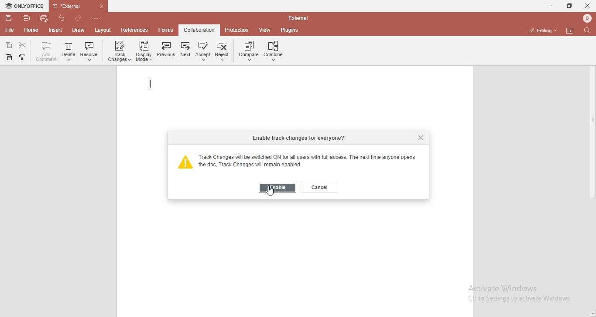  I want to click on delete, so click(68, 53).